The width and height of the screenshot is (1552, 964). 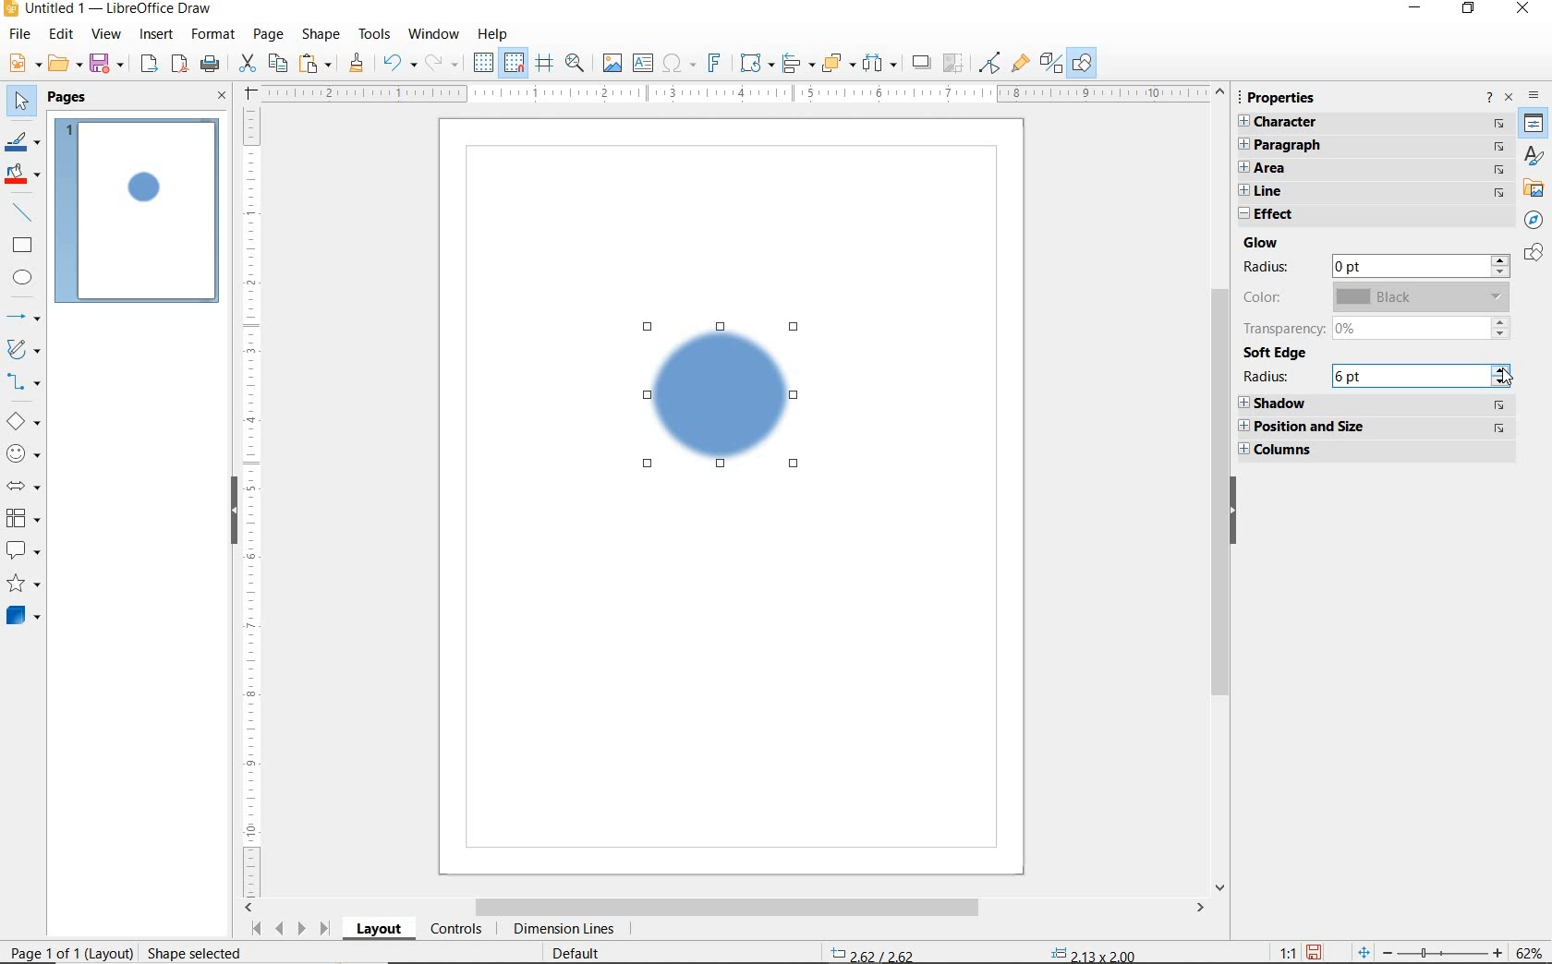 I want to click on PAGES, so click(x=68, y=99).